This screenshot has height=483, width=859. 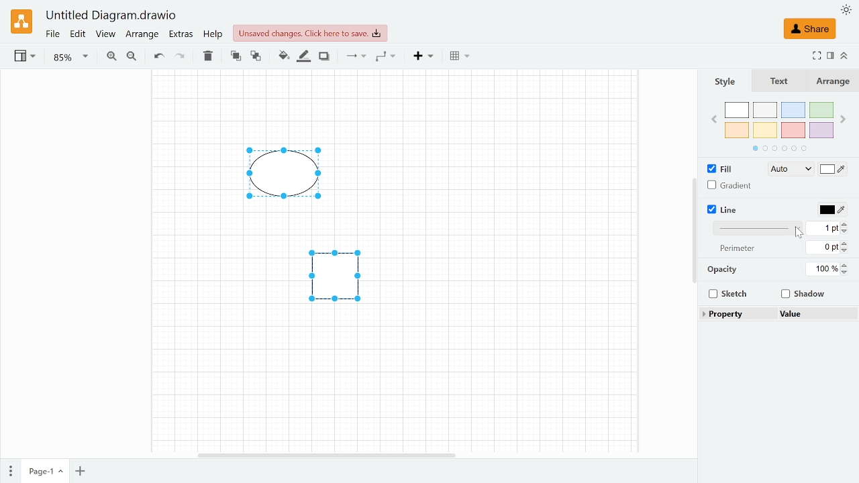 I want to click on Connection, so click(x=355, y=57).